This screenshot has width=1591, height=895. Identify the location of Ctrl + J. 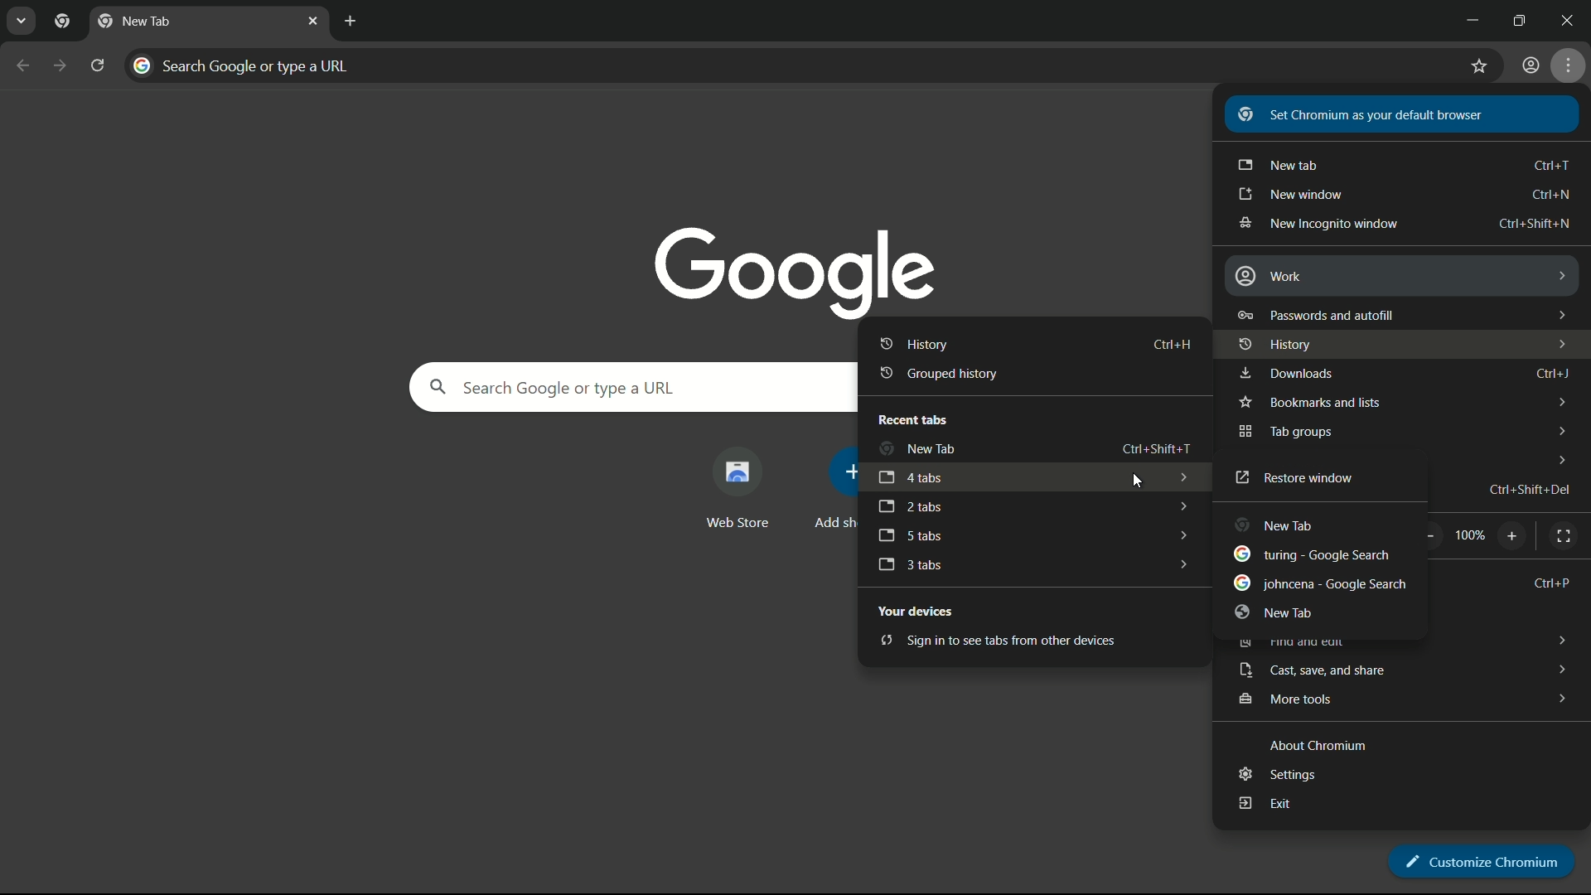
(1555, 374).